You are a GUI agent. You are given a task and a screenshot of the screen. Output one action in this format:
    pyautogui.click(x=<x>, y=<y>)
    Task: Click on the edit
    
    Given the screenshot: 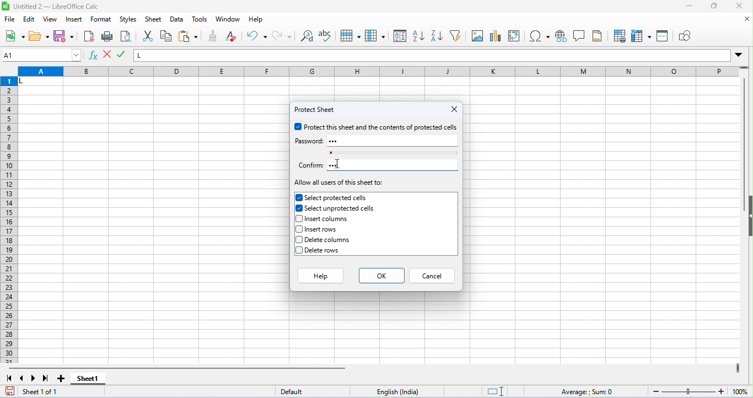 What is the action you would take?
    pyautogui.click(x=30, y=20)
    